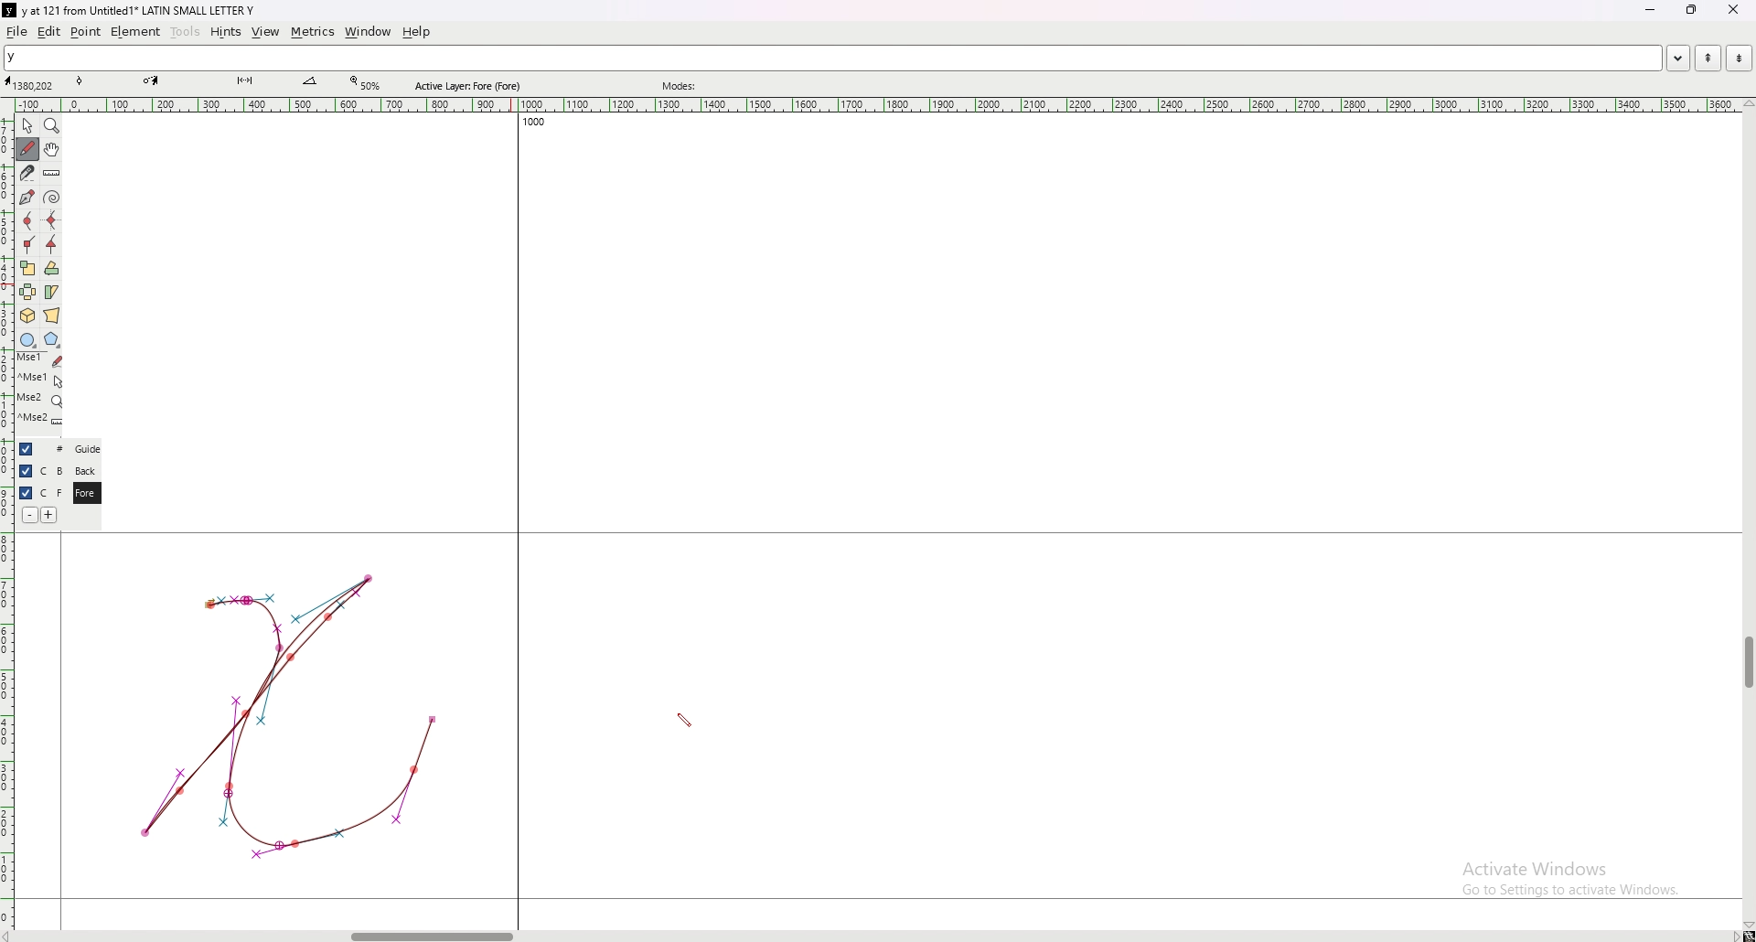 This screenshot has height=942, width=1756. Describe the element at coordinates (530, 124) in the screenshot. I see `1000` at that location.